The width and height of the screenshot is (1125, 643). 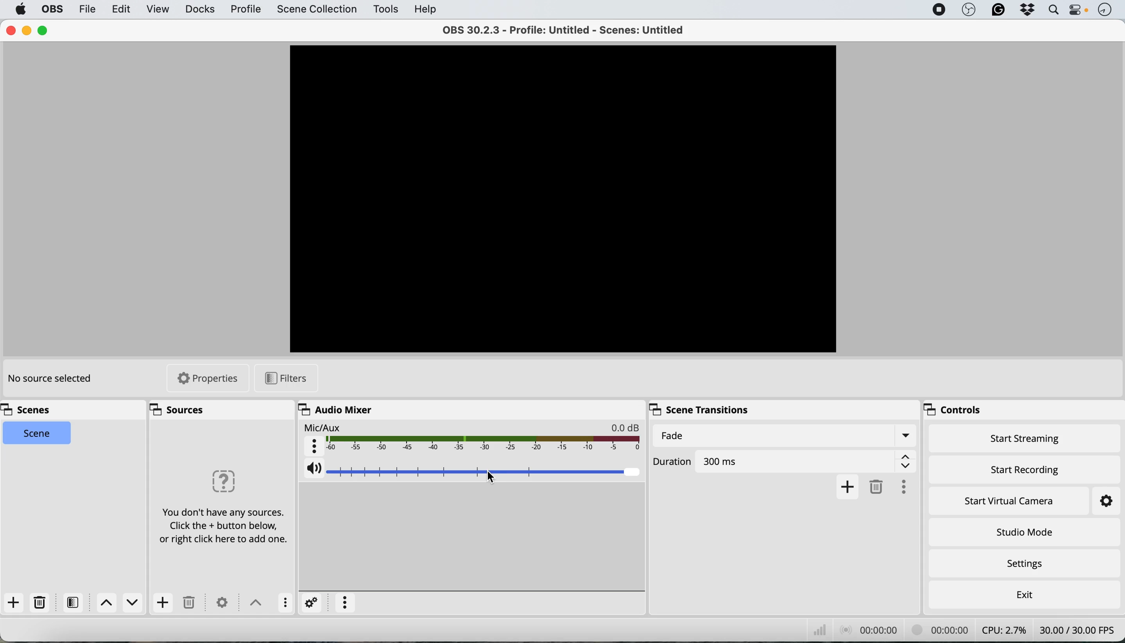 I want to click on view, so click(x=155, y=9).